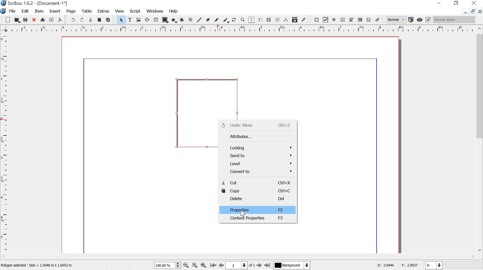 The width and height of the screenshot is (483, 270). Describe the element at coordinates (398, 266) in the screenshot. I see `X: 3.9444 Y: 2.0937` at that location.